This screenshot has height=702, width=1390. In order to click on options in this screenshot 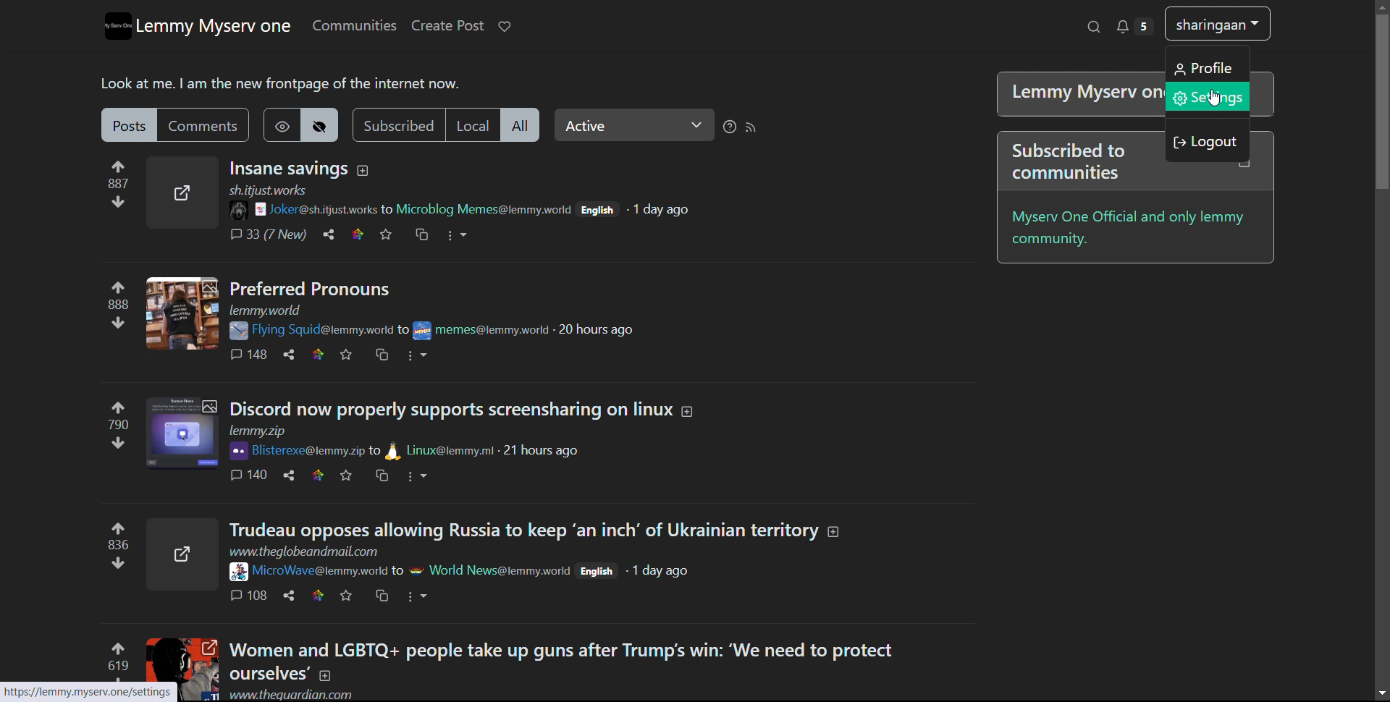, I will do `click(418, 596)`.